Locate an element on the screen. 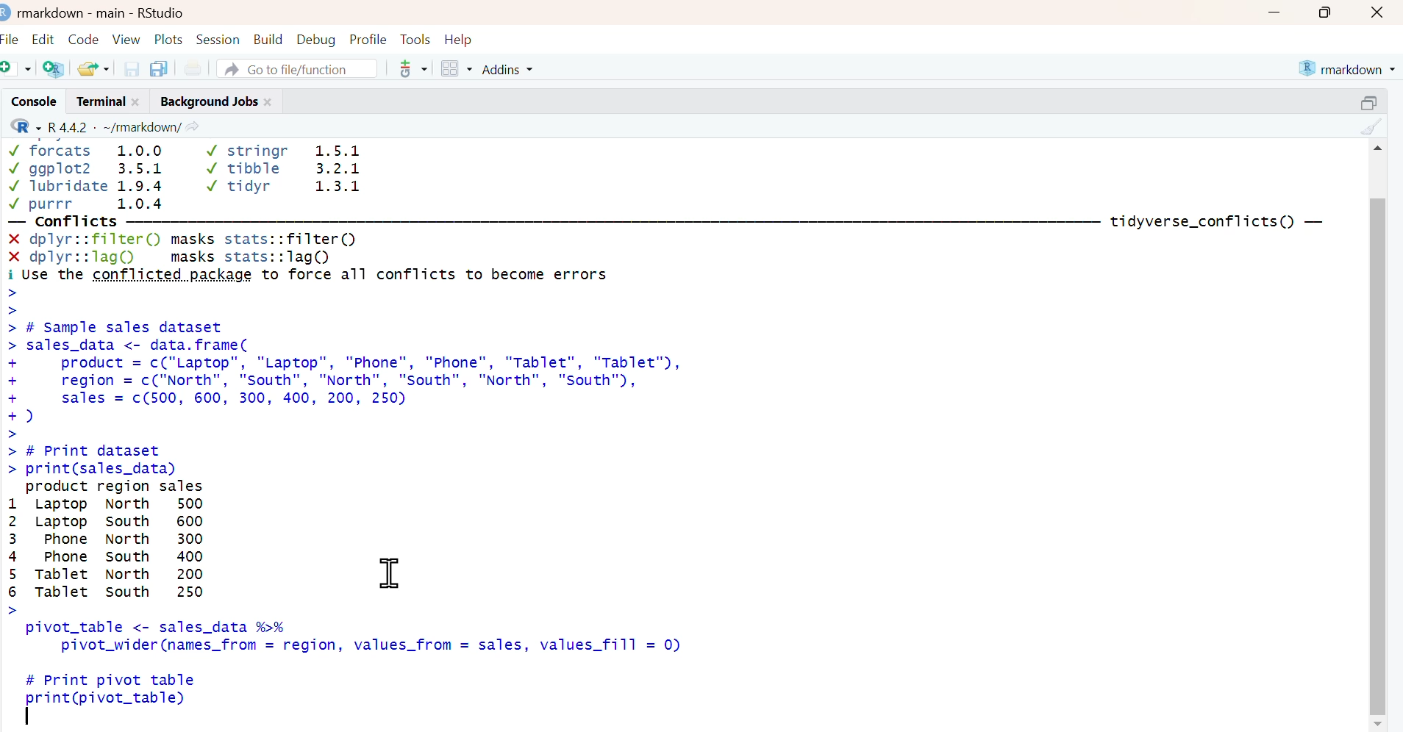  Build is located at coordinates (269, 36).